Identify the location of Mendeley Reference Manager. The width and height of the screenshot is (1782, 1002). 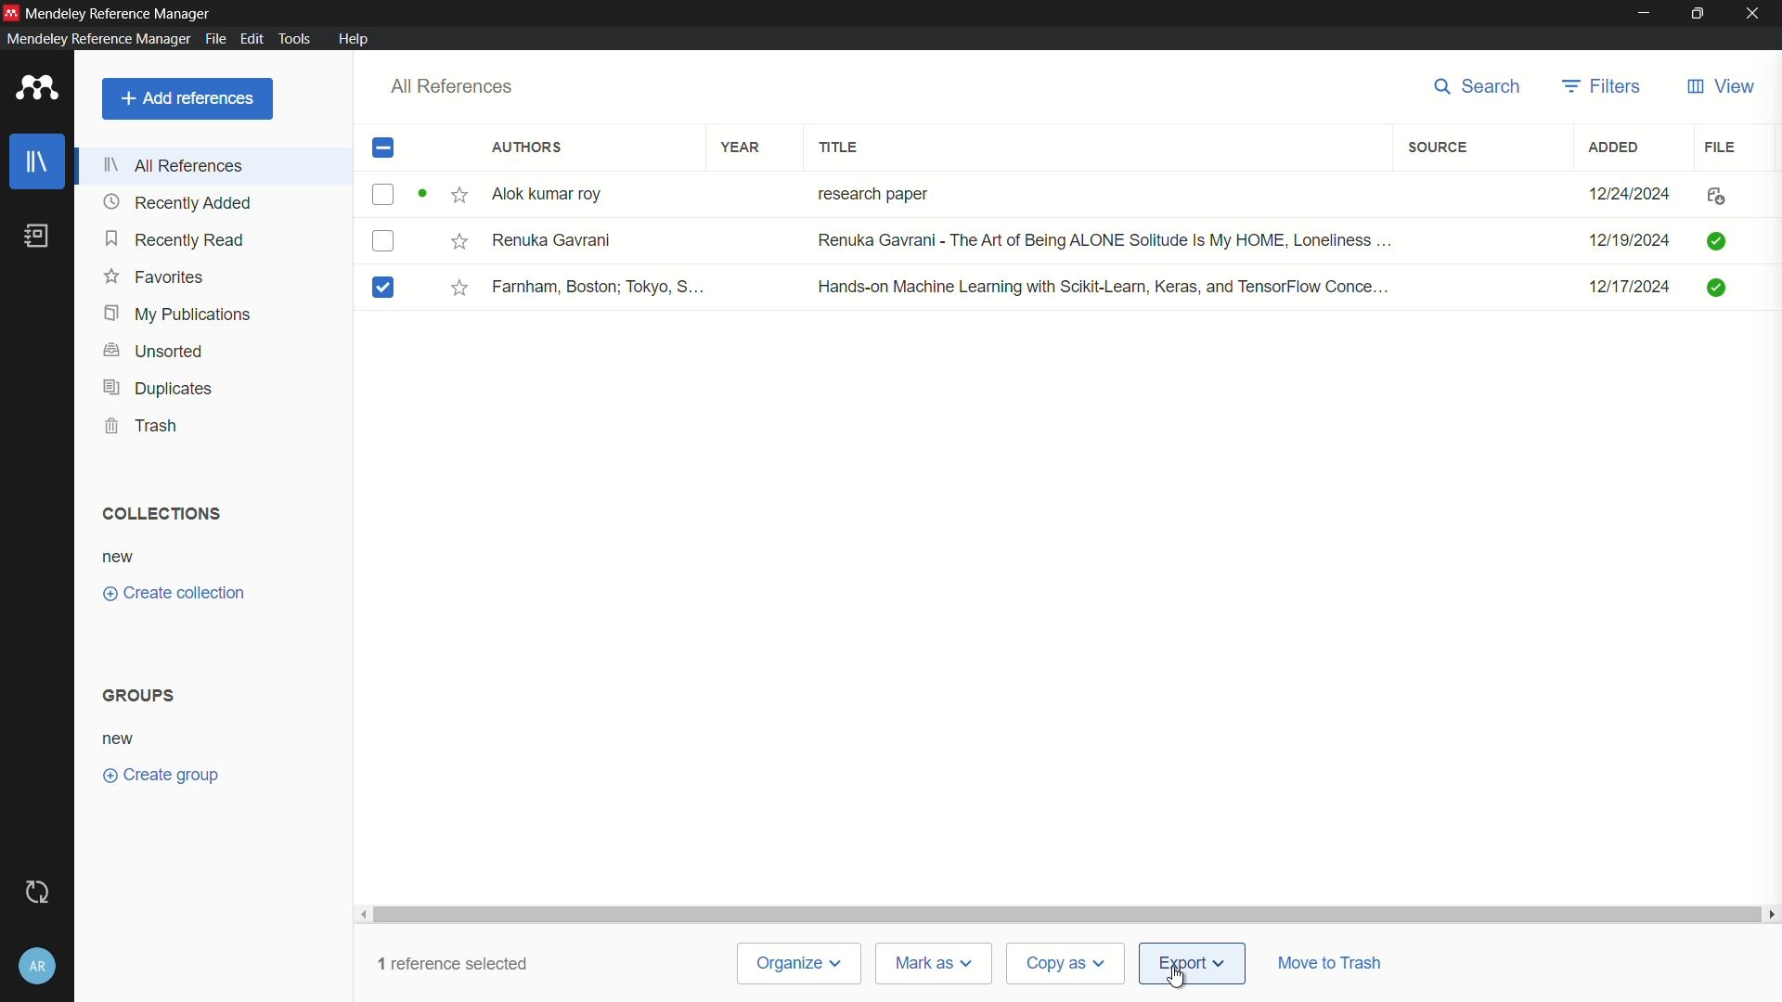
(99, 38).